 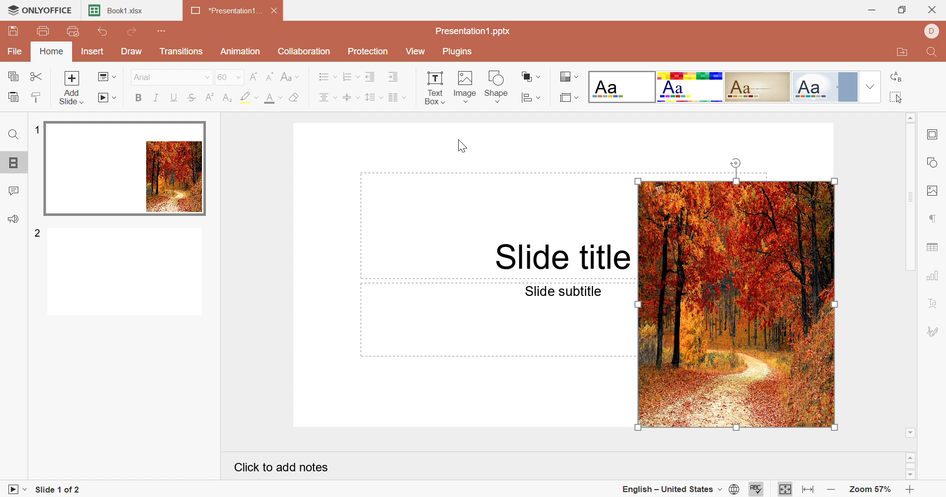 What do you see at coordinates (292, 78) in the screenshot?
I see `Change case` at bounding box center [292, 78].